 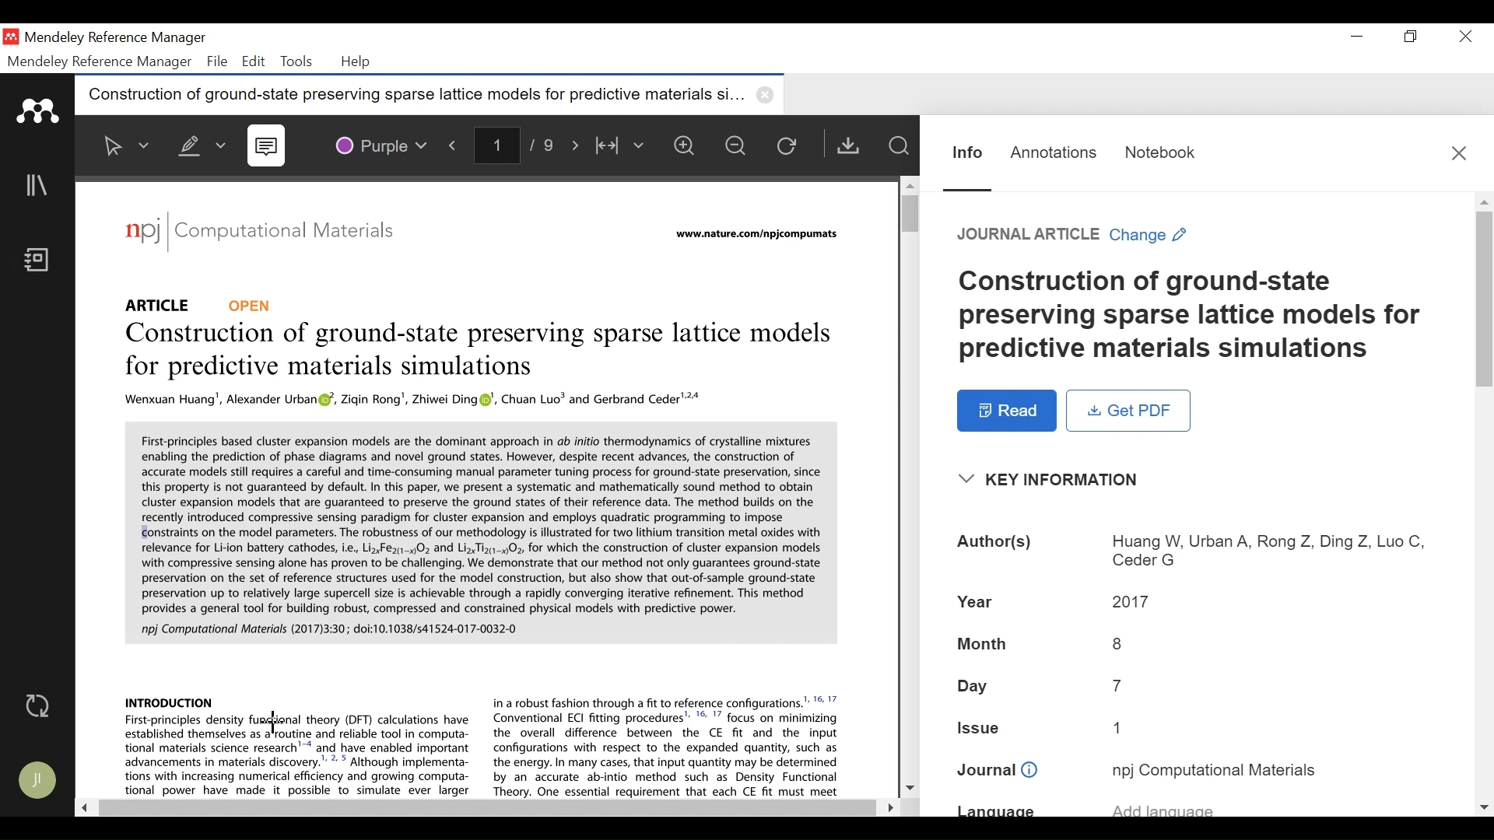 I want to click on Page Number/Total Number of Pae, so click(x=517, y=146).